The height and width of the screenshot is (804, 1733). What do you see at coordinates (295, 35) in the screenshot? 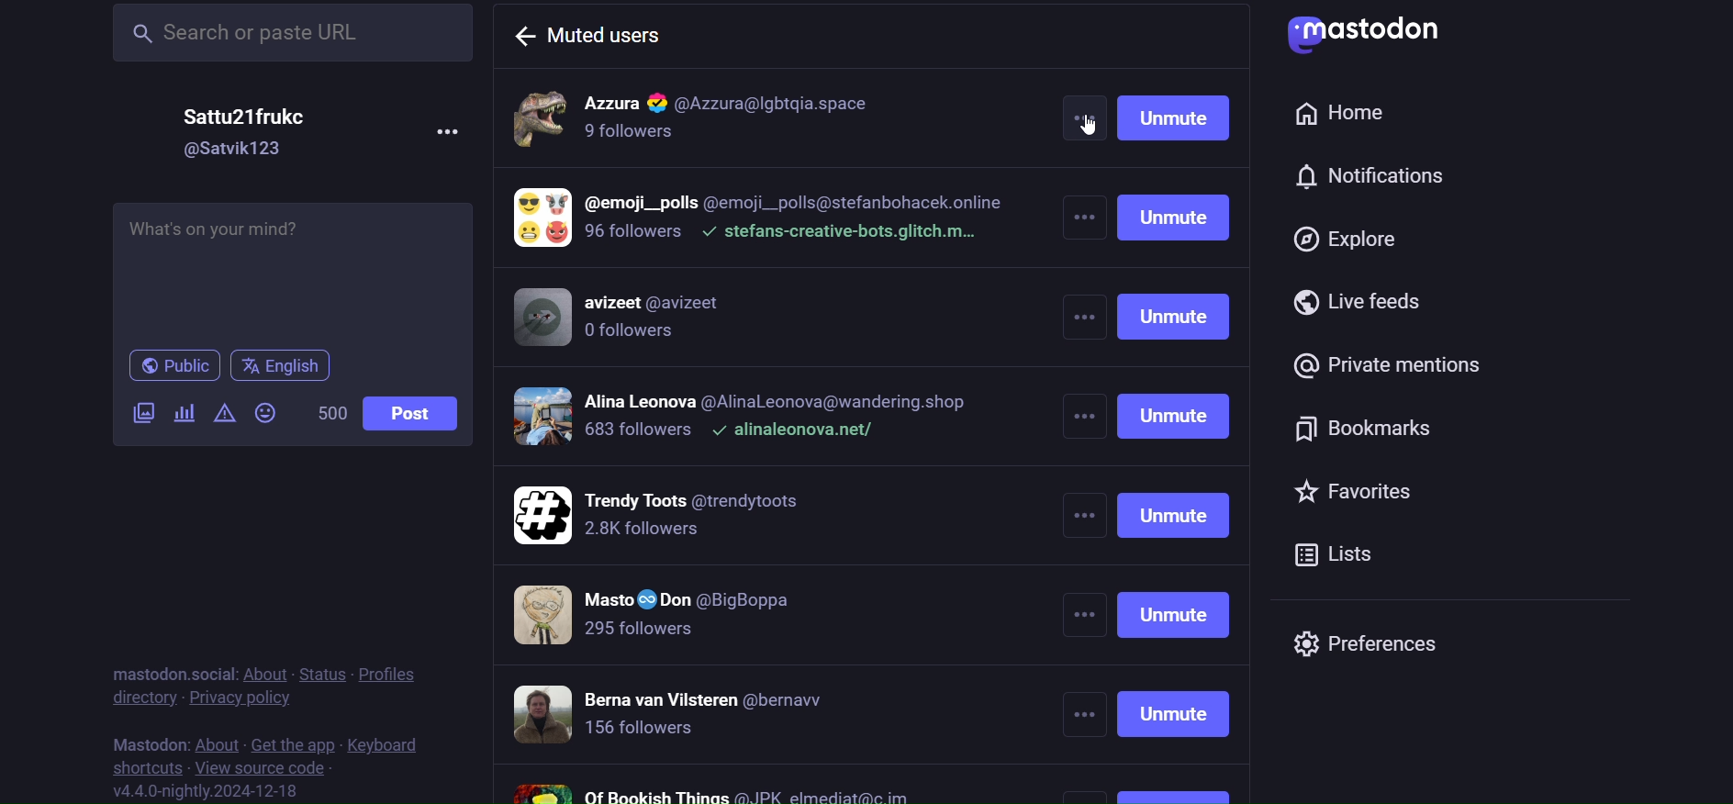
I see `search` at bounding box center [295, 35].